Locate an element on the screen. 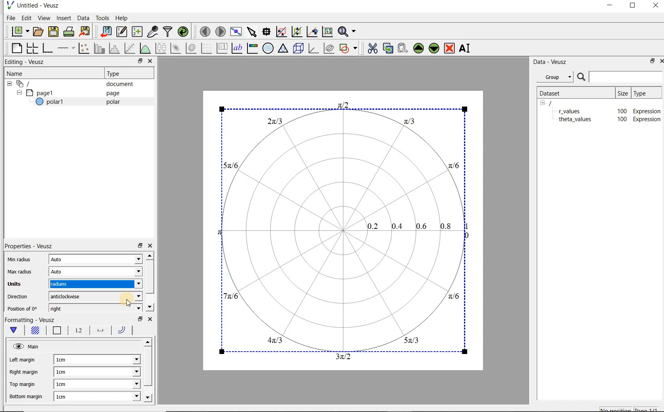 Image resolution: width=664 pixels, height=412 pixels. copy the selected widget is located at coordinates (389, 48).